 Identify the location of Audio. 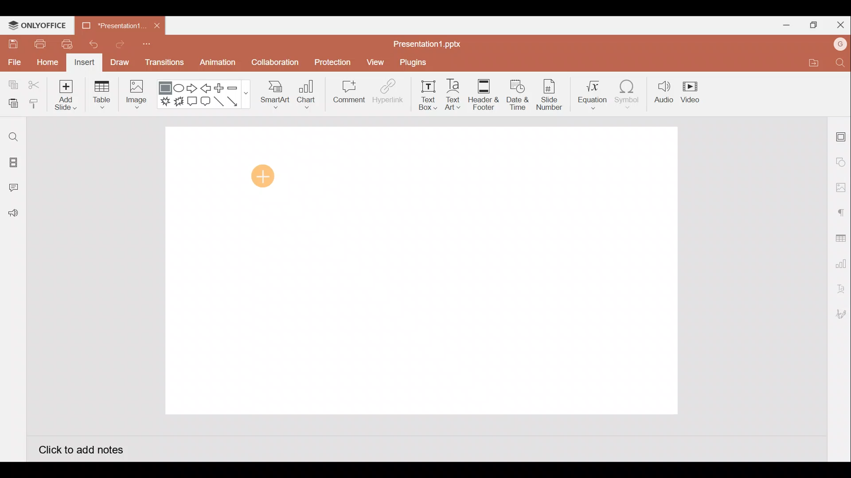
(664, 92).